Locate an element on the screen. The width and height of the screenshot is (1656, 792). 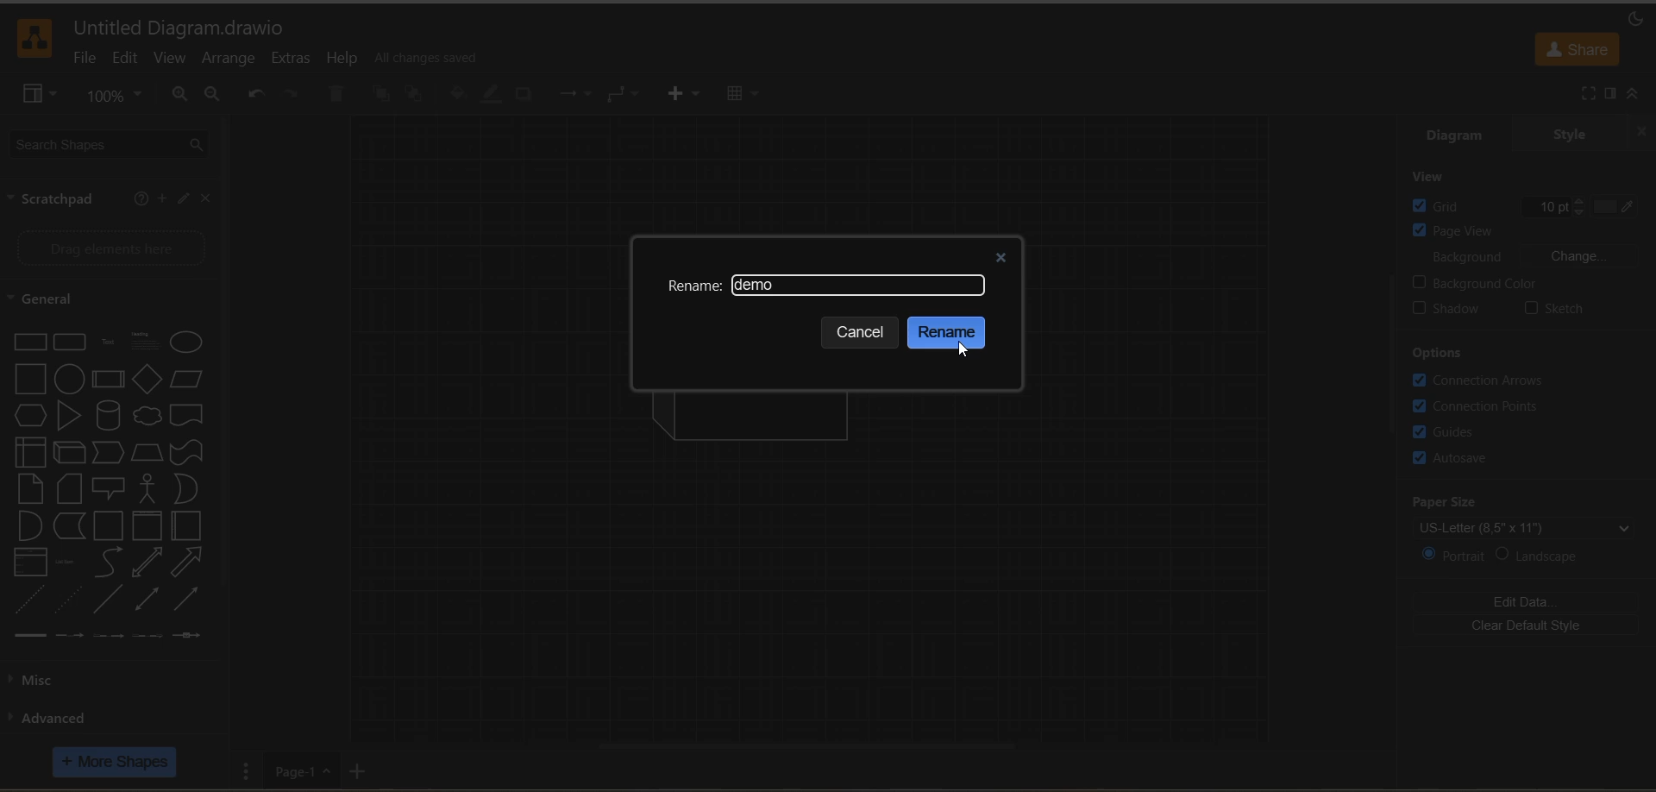
autosave is located at coordinates (1453, 460).